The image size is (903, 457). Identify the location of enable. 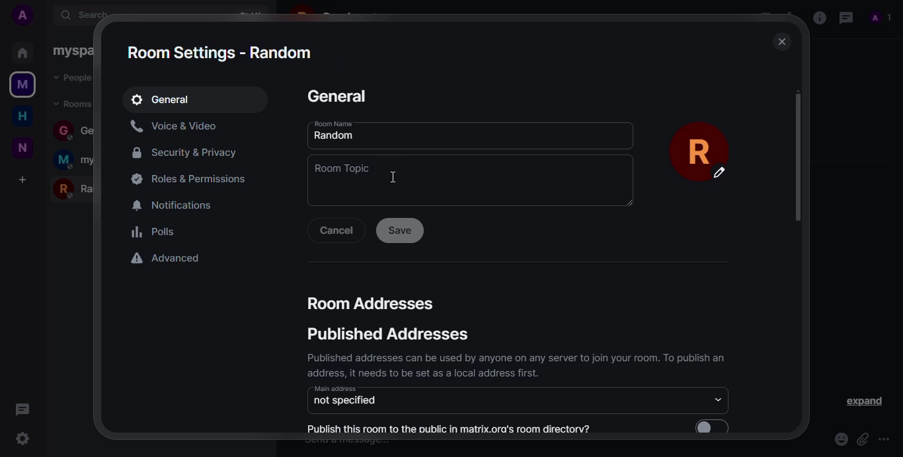
(715, 427).